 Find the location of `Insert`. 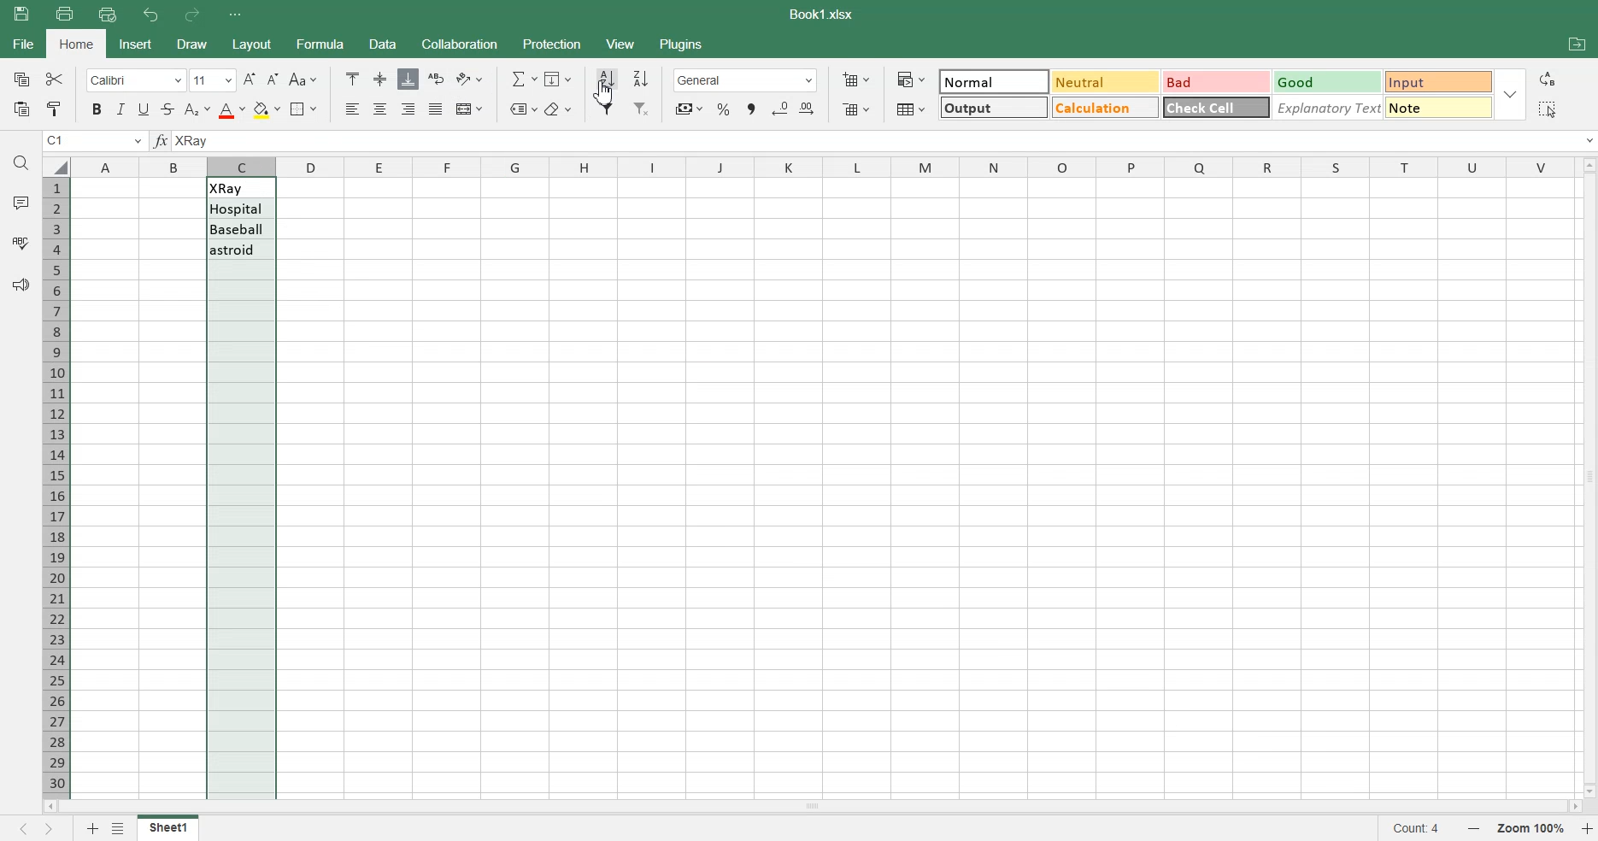

Insert is located at coordinates (137, 44).